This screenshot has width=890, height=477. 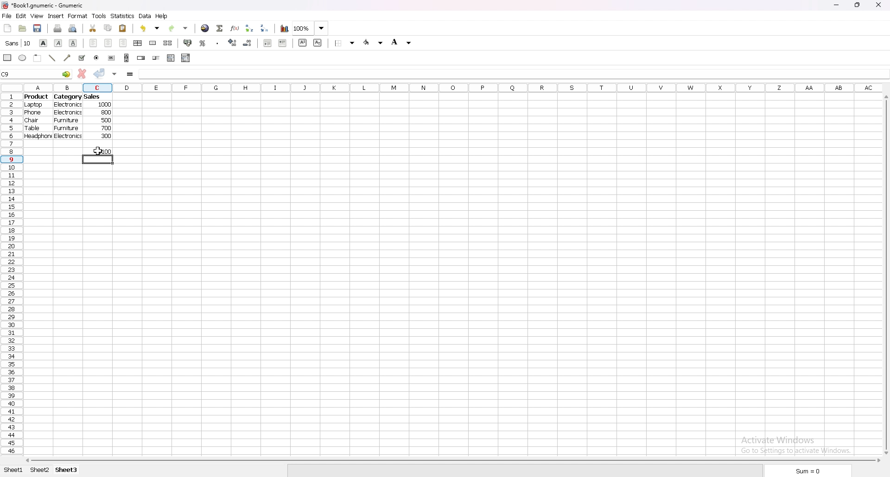 I want to click on paste, so click(x=123, y=28).